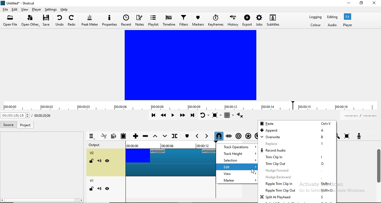  I want to click on Current position, so click(42, 116).